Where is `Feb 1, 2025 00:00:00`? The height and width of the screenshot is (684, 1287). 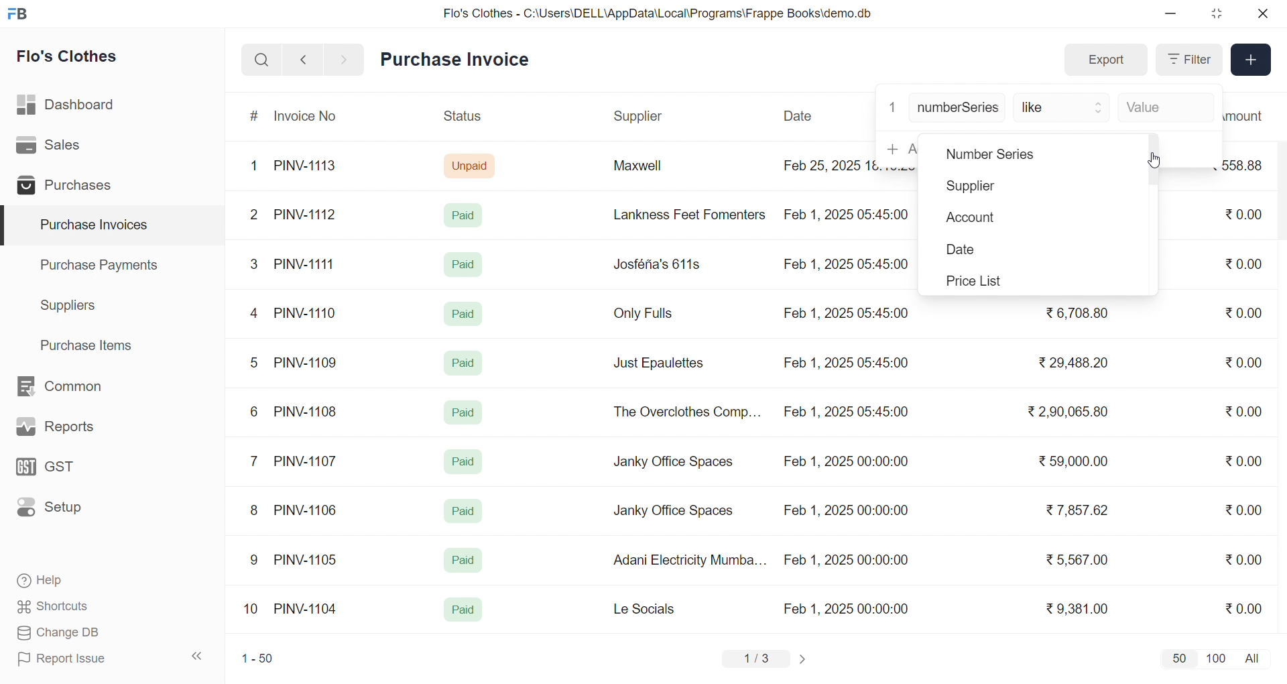 Feb 1, 2025 00:00:00 is located at coordinates (845, 463).